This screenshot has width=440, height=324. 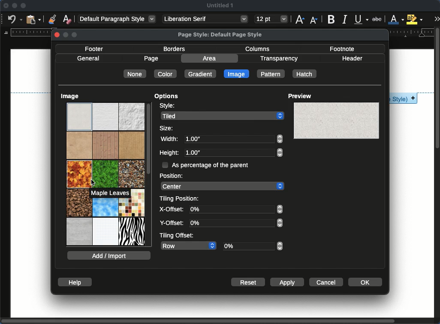 What do you see at coordinates (92, 182) in the screenshot?
I see `Cursor` at bounding box center [92, 182].